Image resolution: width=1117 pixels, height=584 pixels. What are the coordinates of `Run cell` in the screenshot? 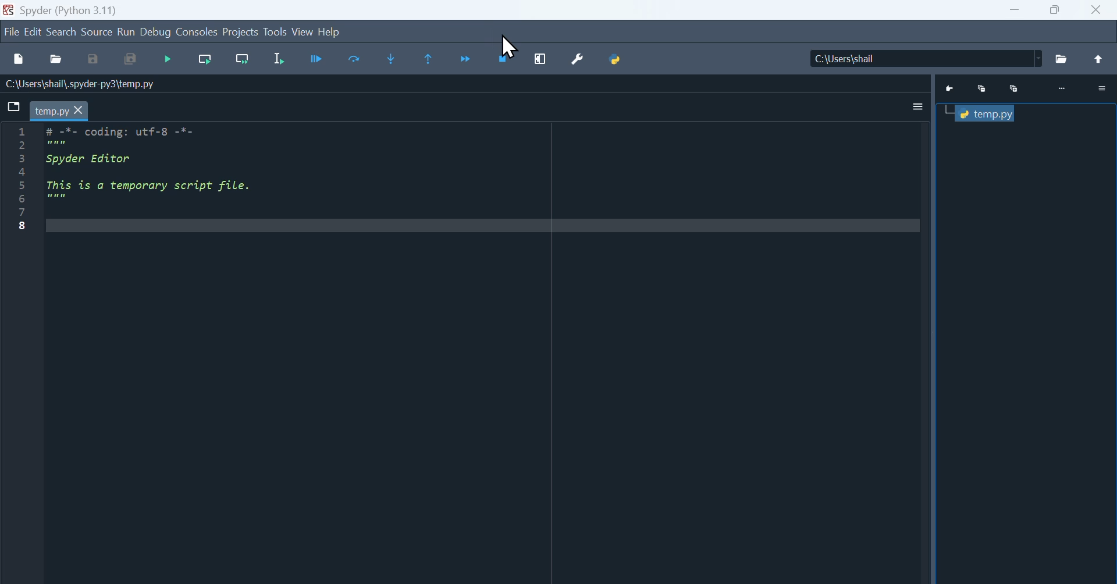 It's located at (316, 61).